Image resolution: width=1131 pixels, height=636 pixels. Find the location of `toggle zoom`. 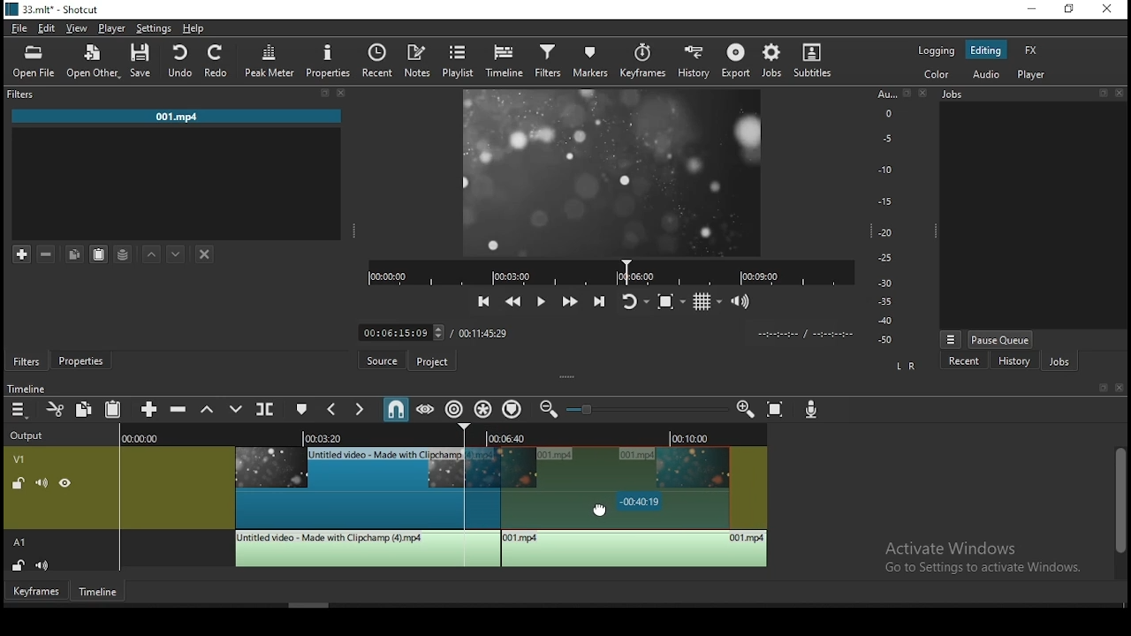

toggle zoom is located at coordinates (669, 299).